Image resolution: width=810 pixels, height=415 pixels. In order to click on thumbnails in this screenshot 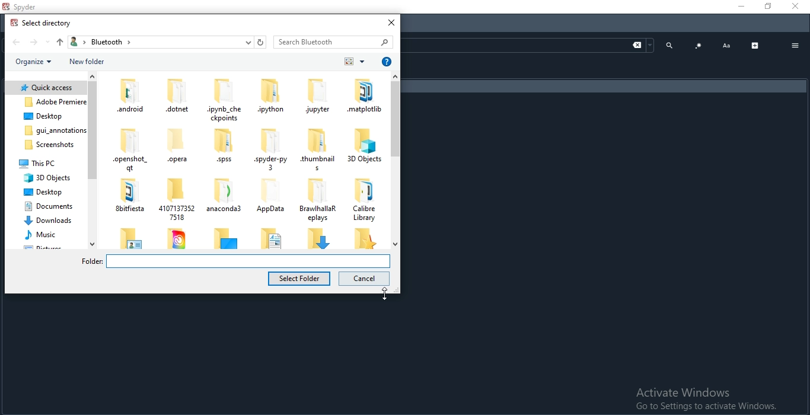, I will do `click(316, 151)`.